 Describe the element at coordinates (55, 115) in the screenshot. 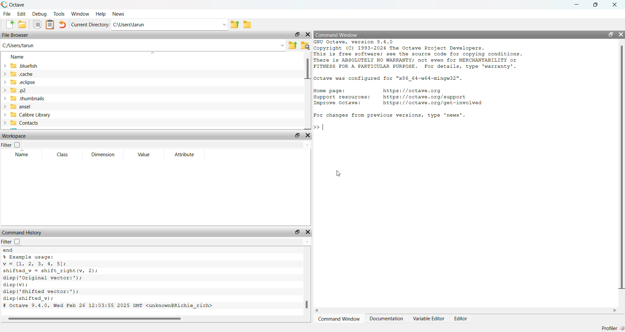

I see `calibre library` at that location.